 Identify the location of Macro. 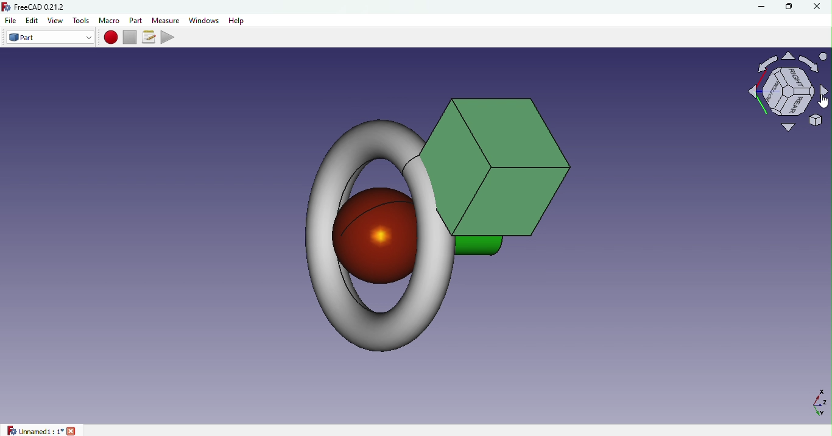
(110, 20).